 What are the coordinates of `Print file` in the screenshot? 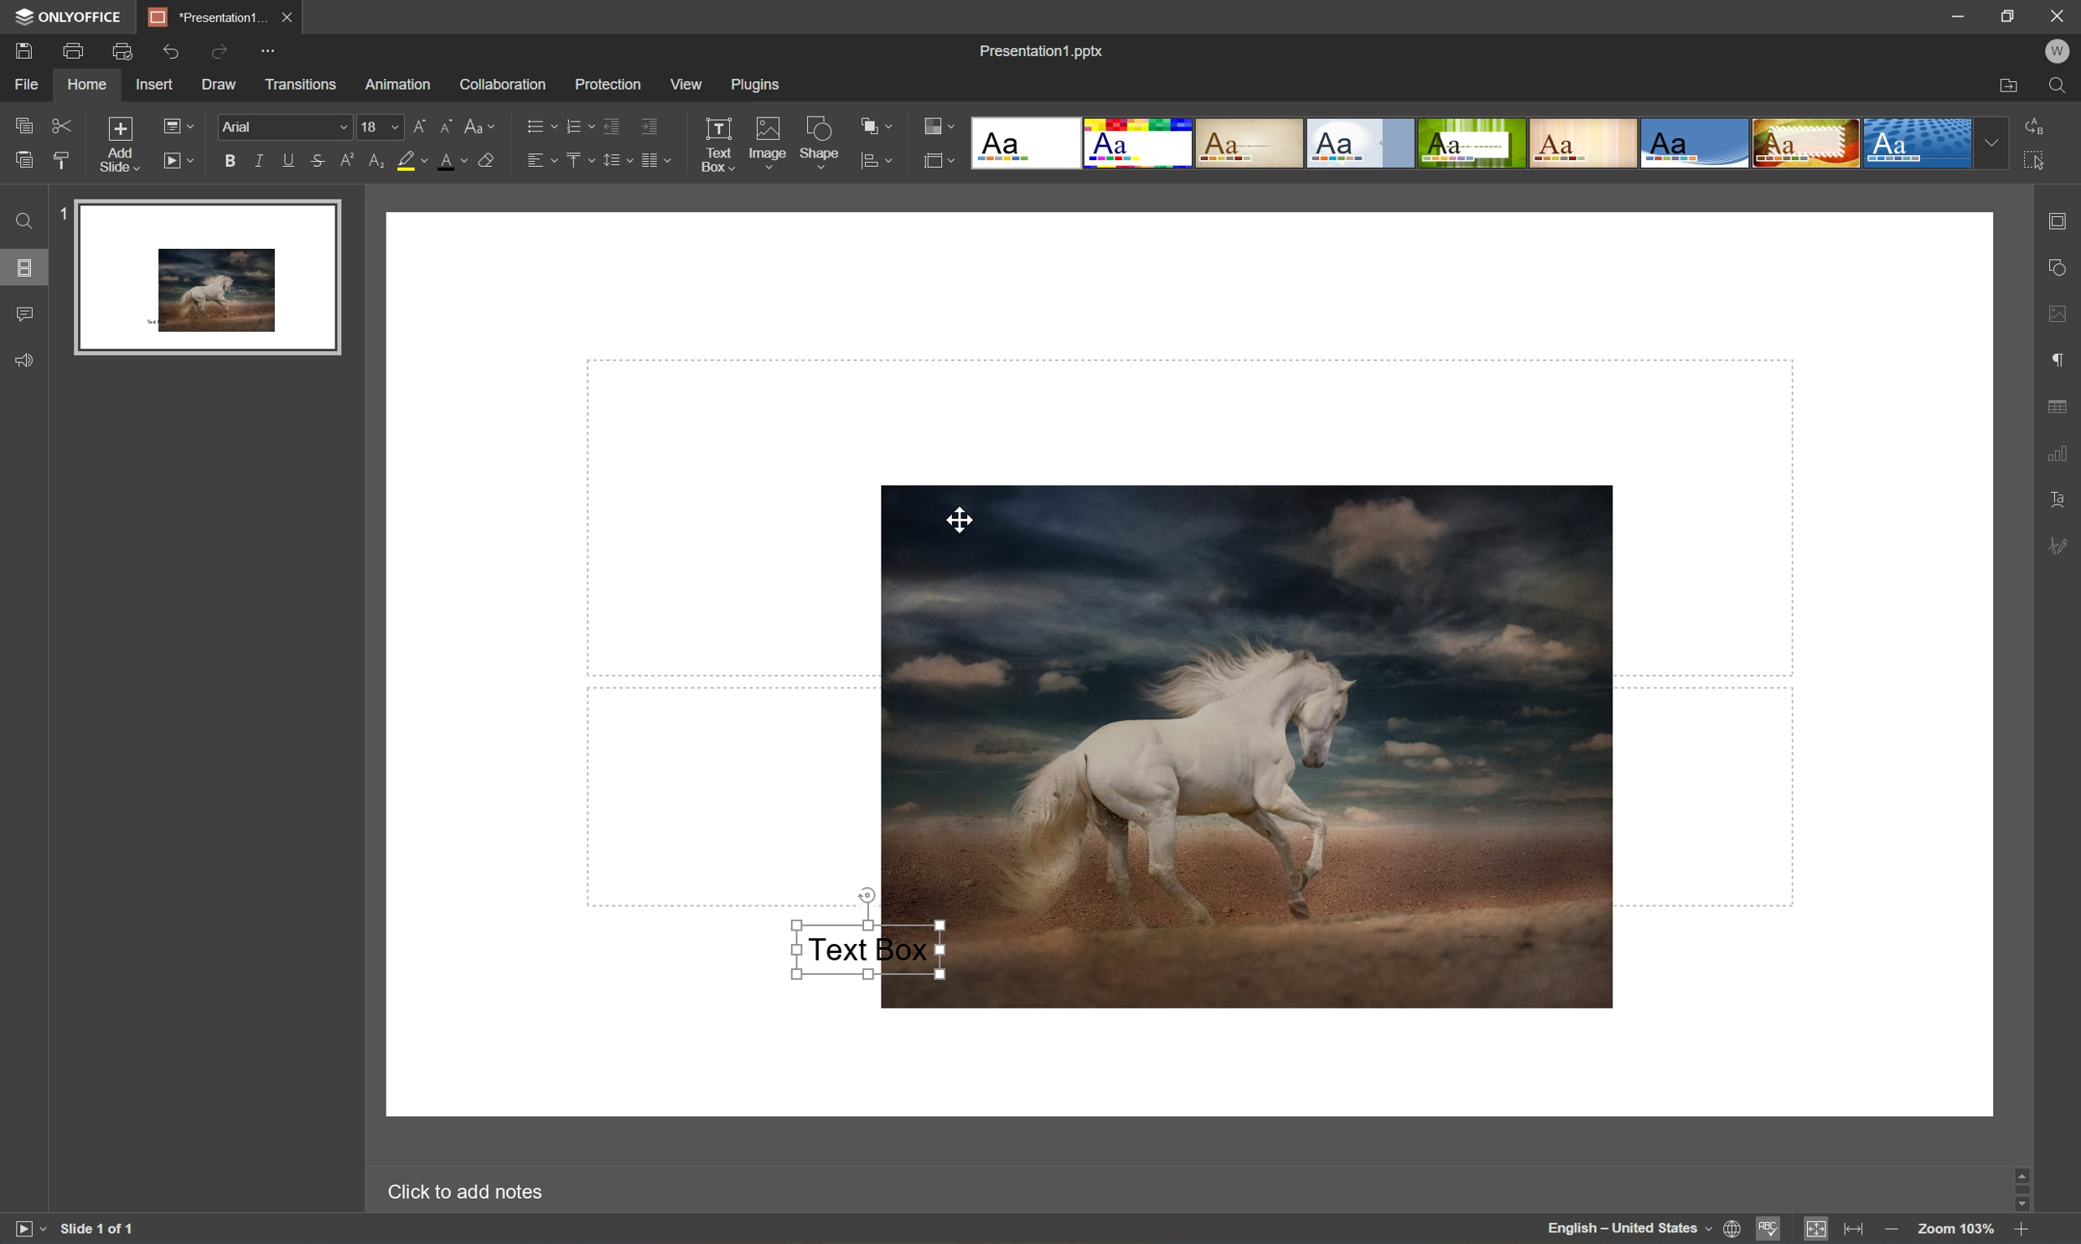 It's located at (75, 48).